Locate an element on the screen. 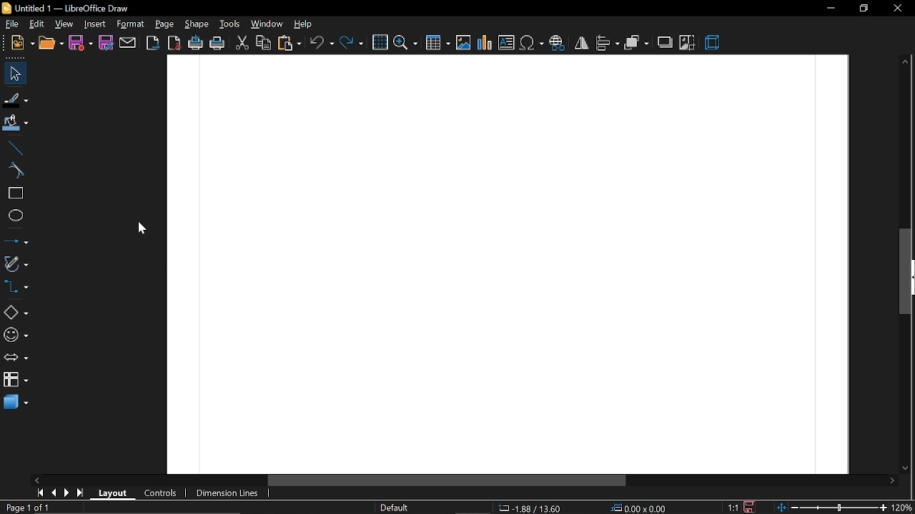 This screenshot has height=514, width=915. save is located at coordinates (80, 43).